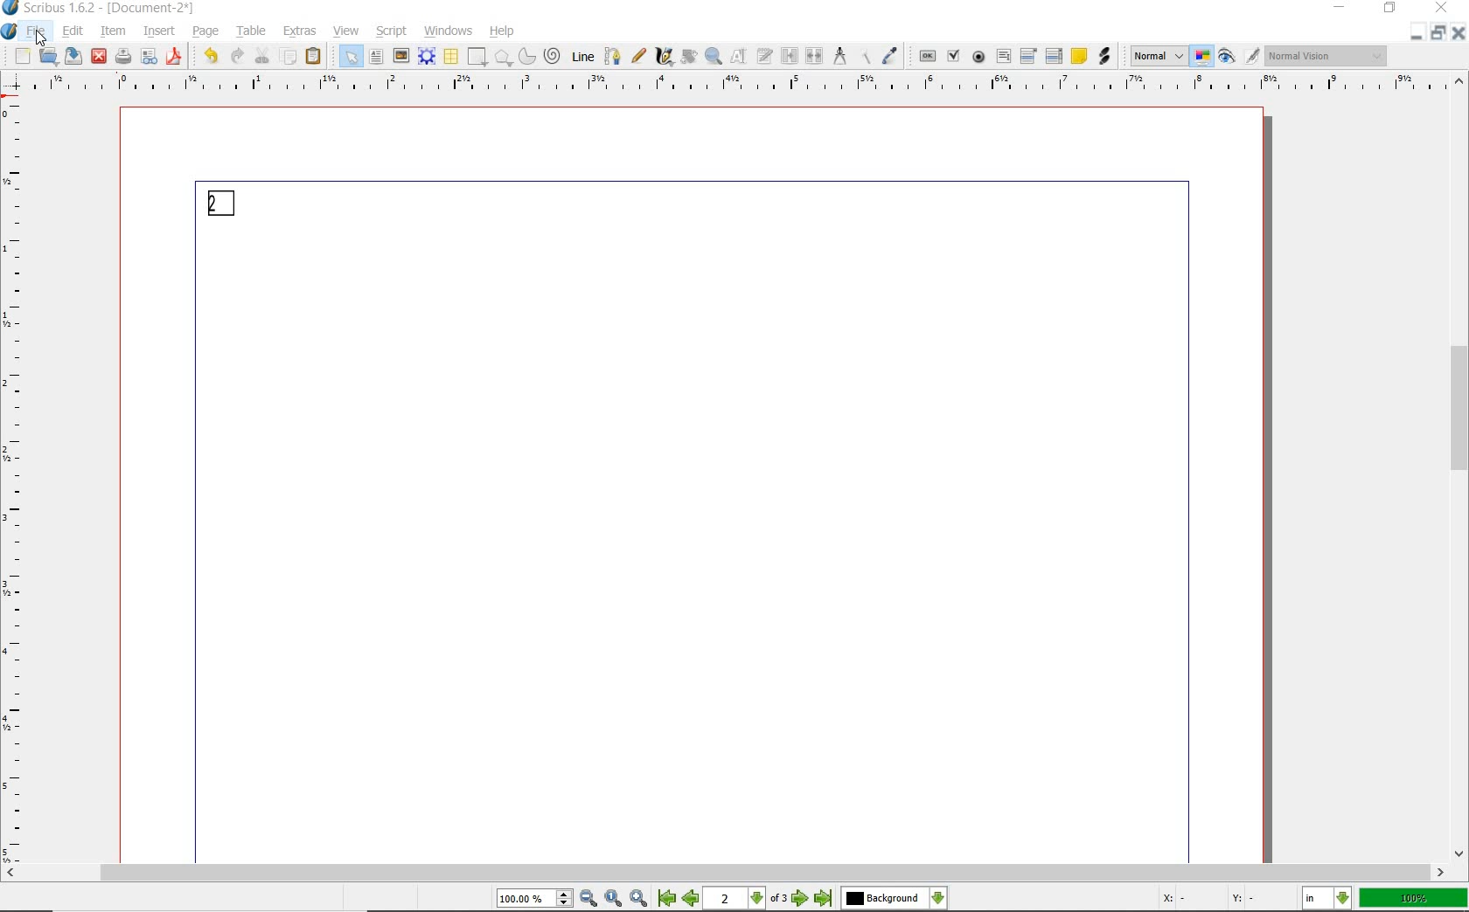 This screenshot has height=912, width=1469. I want to click on restore, so click(1389, 10).